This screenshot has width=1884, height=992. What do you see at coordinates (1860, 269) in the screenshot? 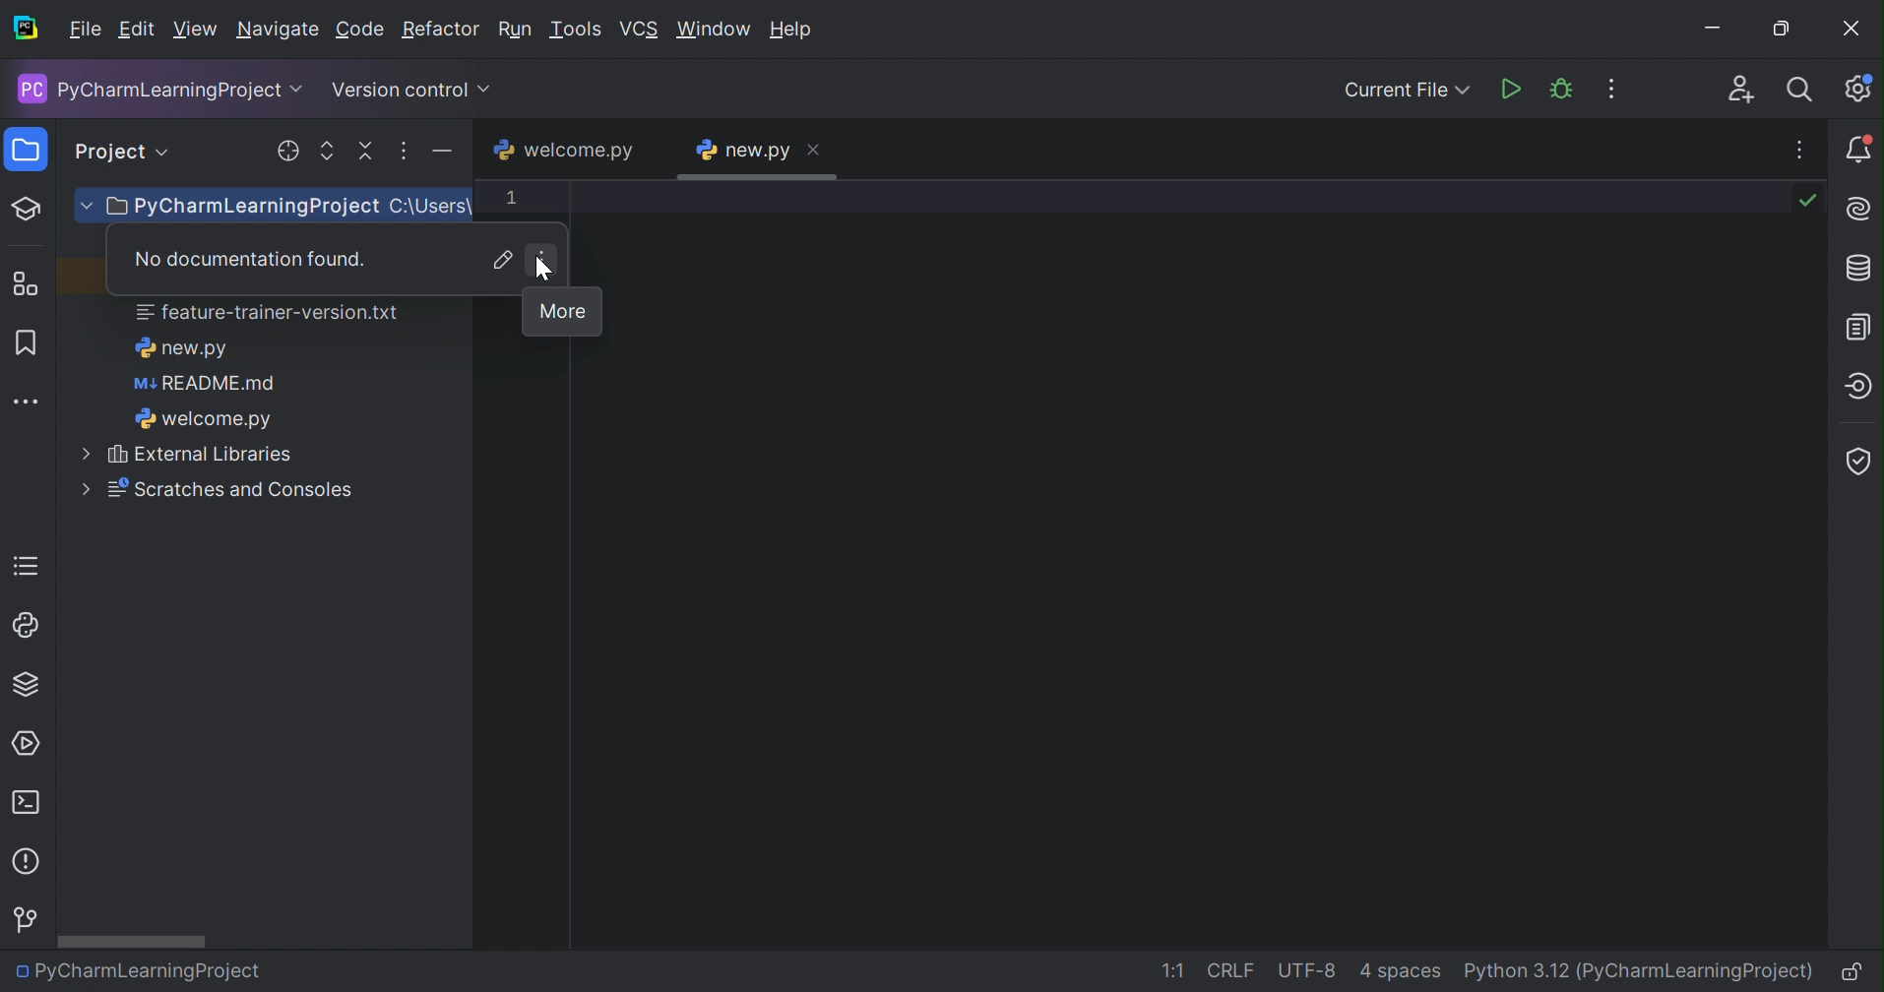
I see `Database` at bounding box center [1860, 269].